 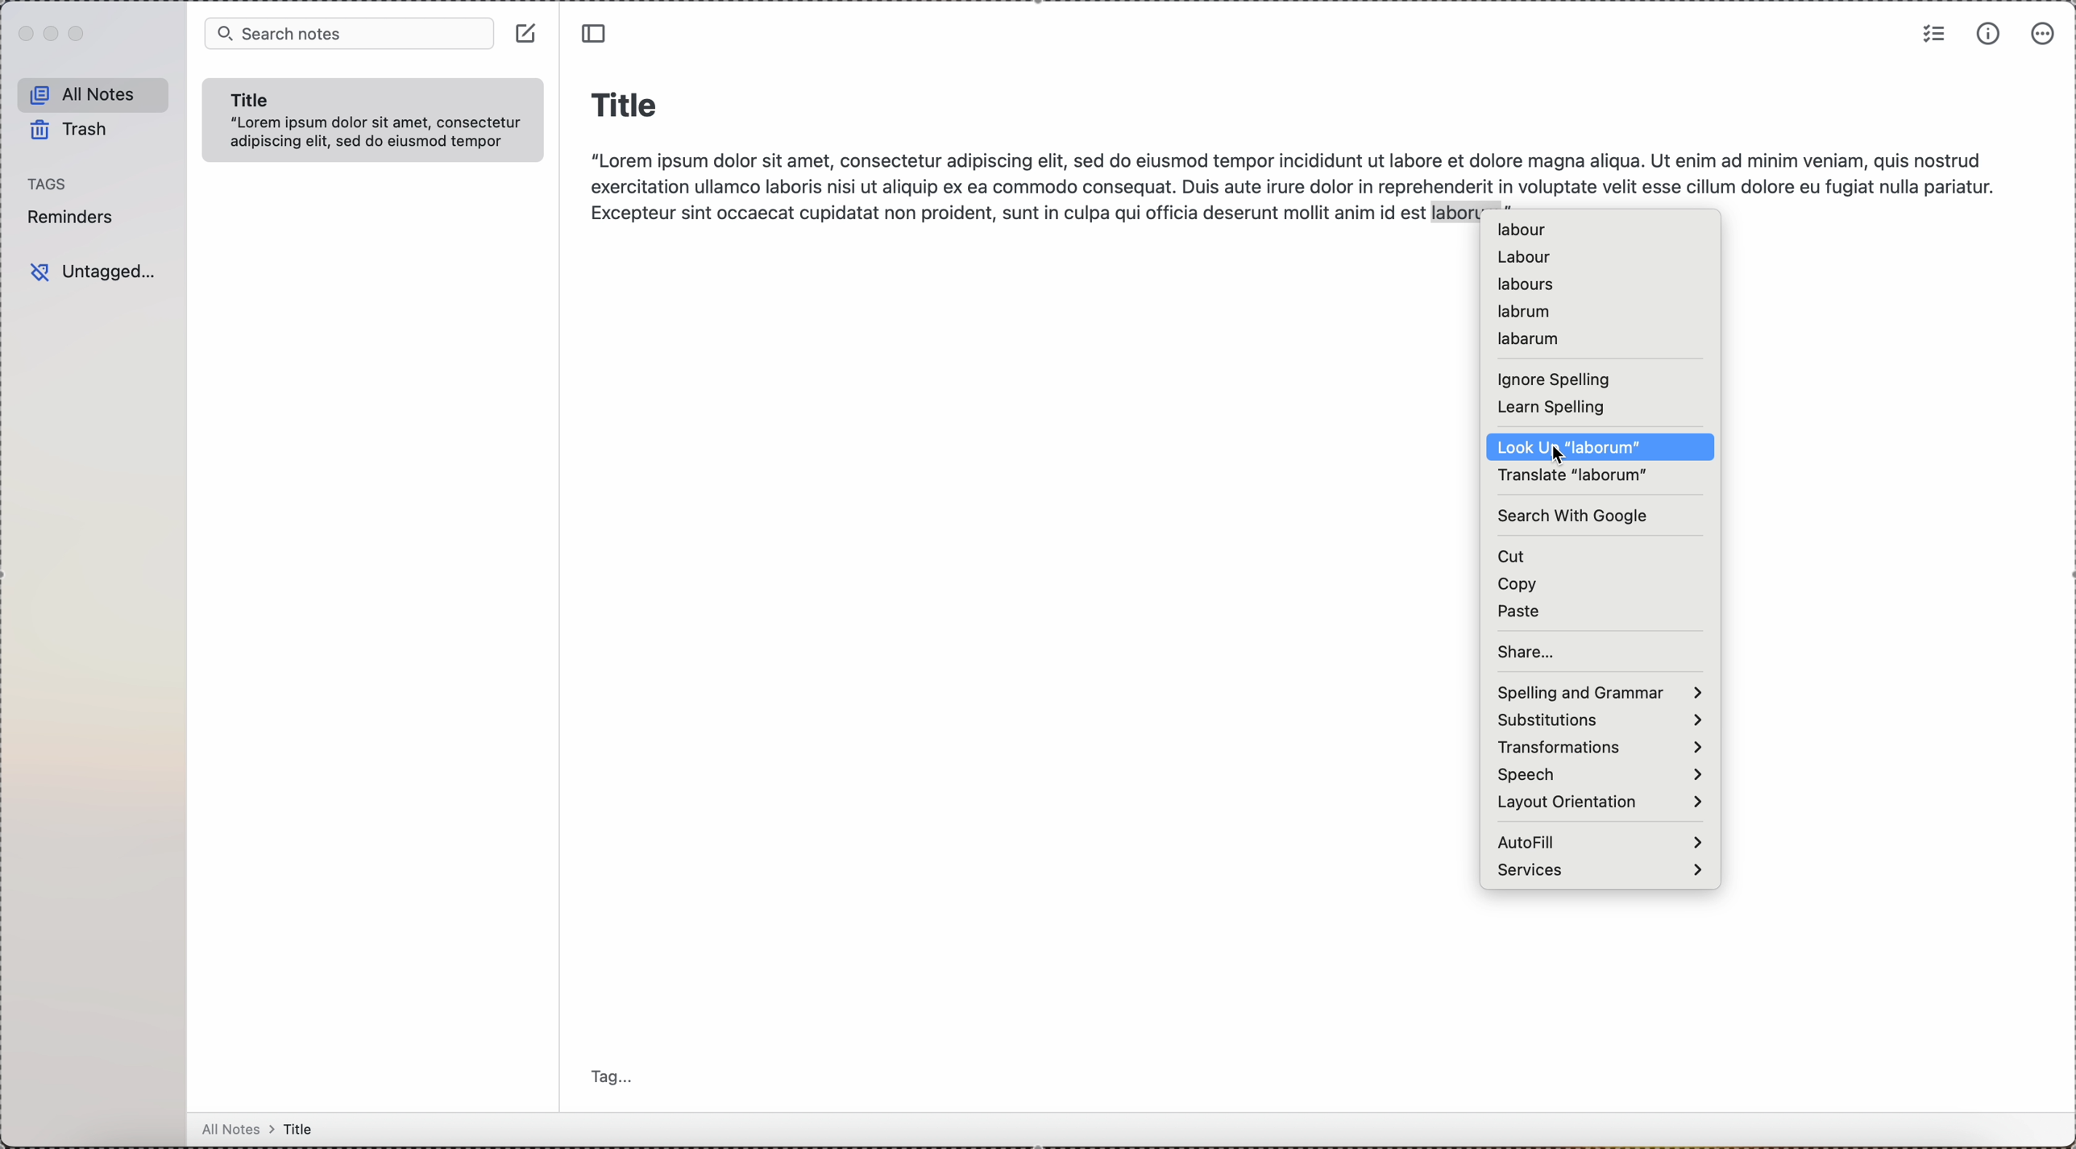 What do you see at coordinates (1517, 585) in the screenshot?
I see `copy` at bounding box center [1517, 585].